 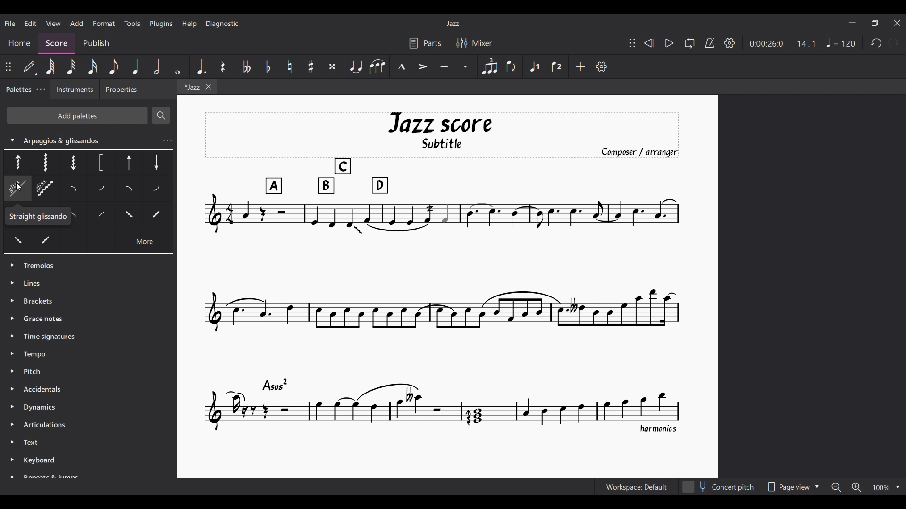 I want to click on Close interface, so click(x=898, y=23).